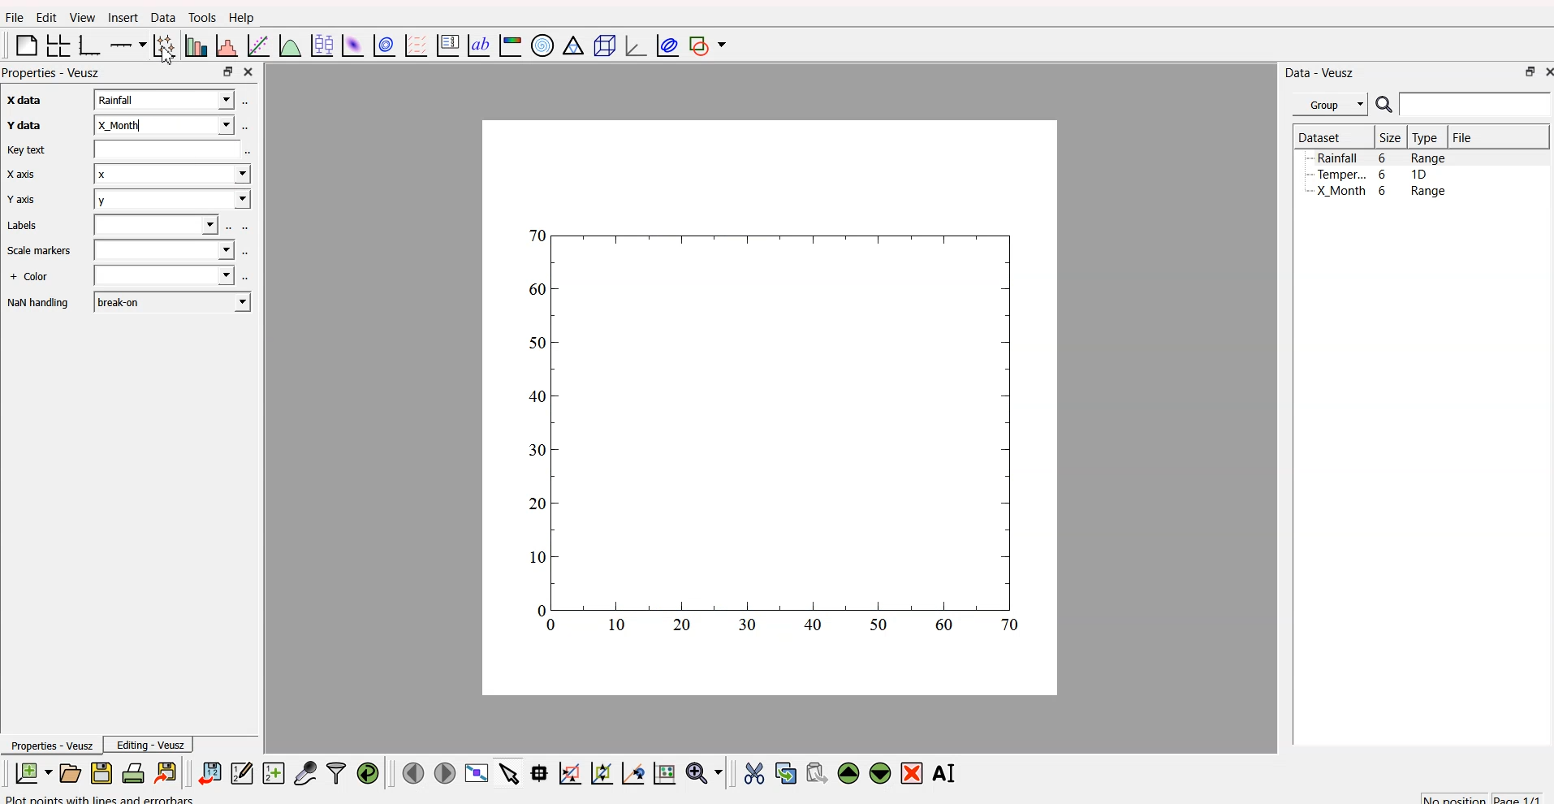 This screenshot has width=1554, height=804. Describe the element at coordinates (382, 45) in the screenshot. I see `plot data` at that location.